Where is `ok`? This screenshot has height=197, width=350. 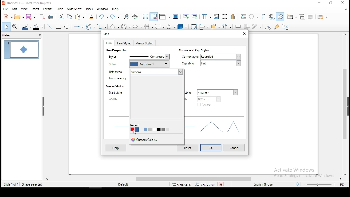
ok is located at coordinates (211, 148).